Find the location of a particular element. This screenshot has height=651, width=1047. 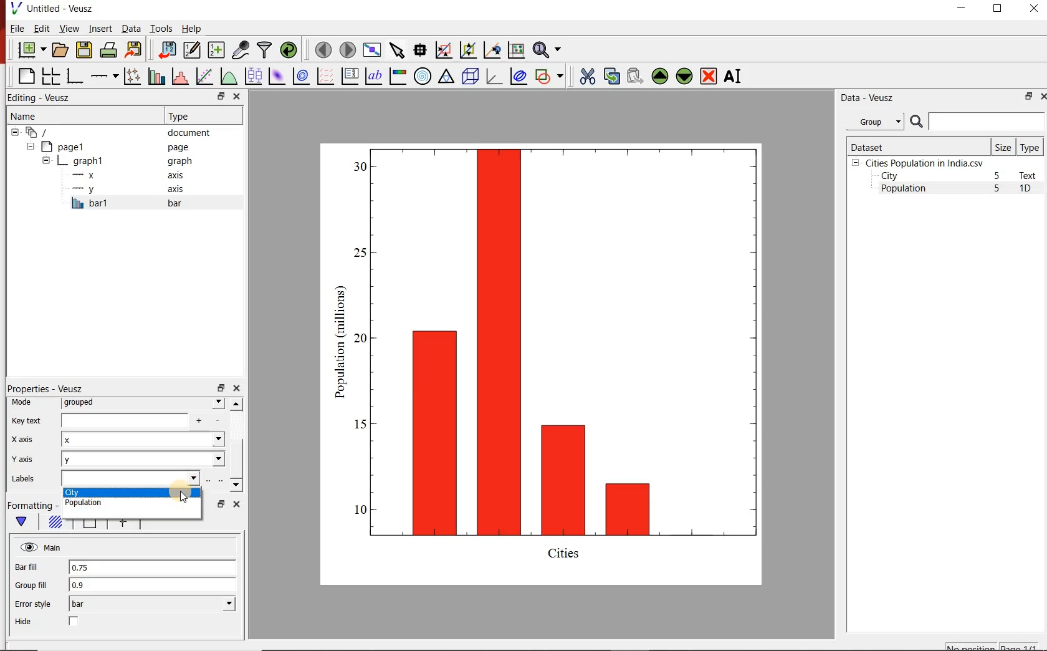

Bar fill is located at coordinates (35, 567).